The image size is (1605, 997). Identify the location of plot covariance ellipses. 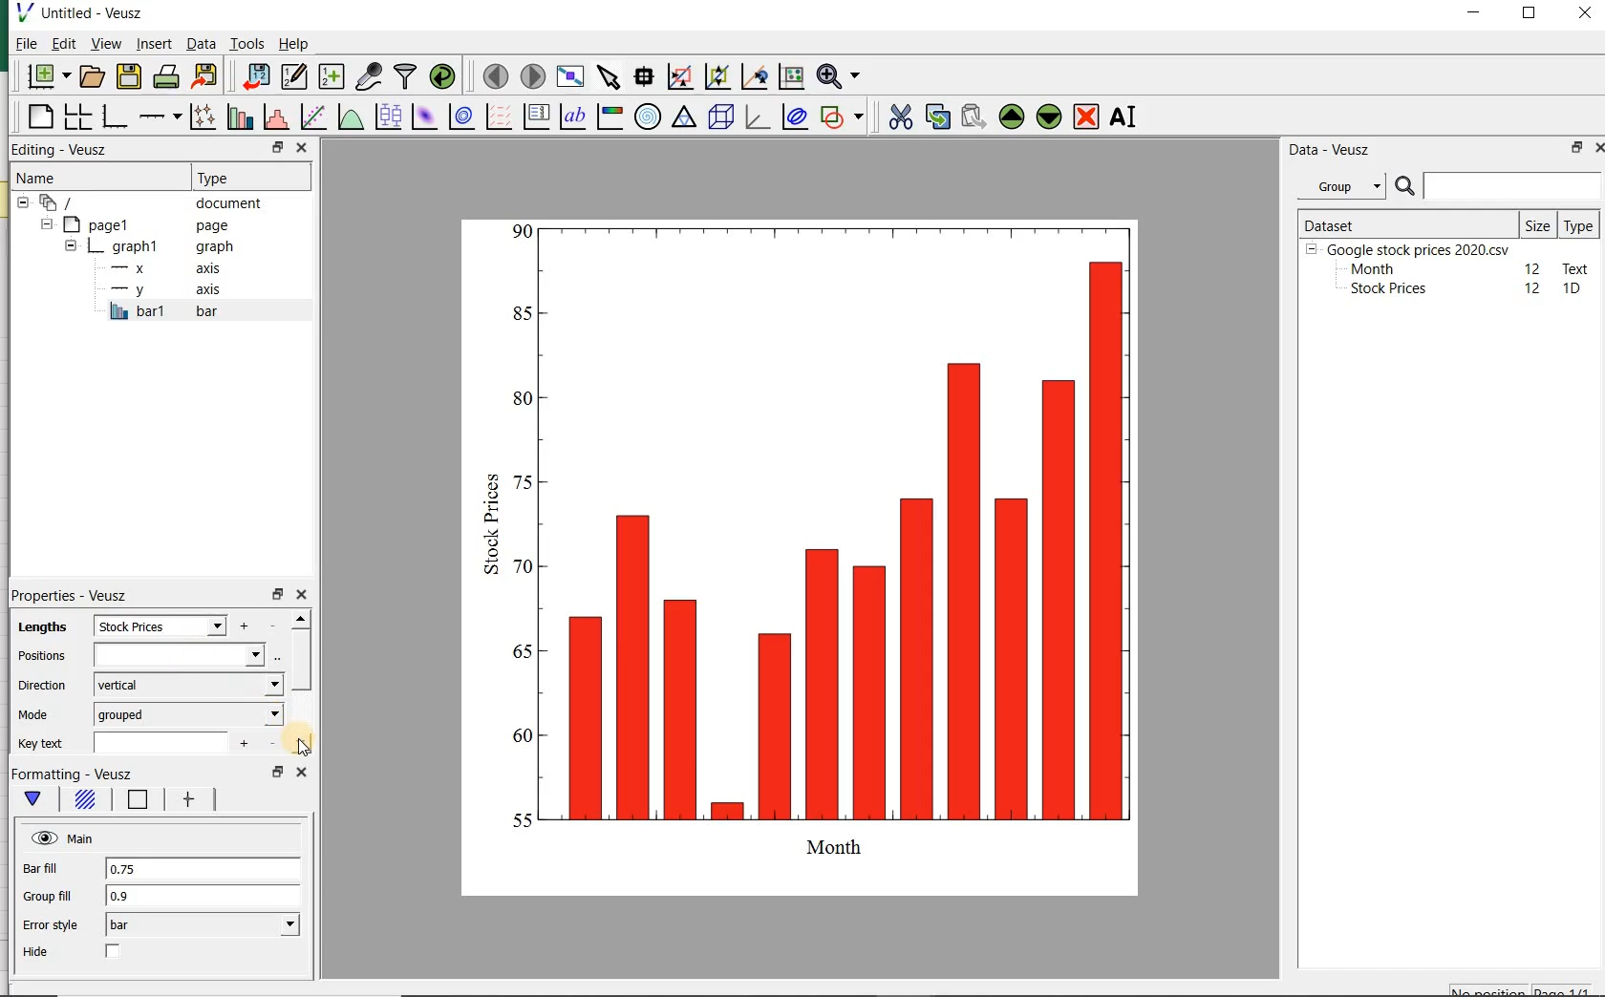
(795, 117).